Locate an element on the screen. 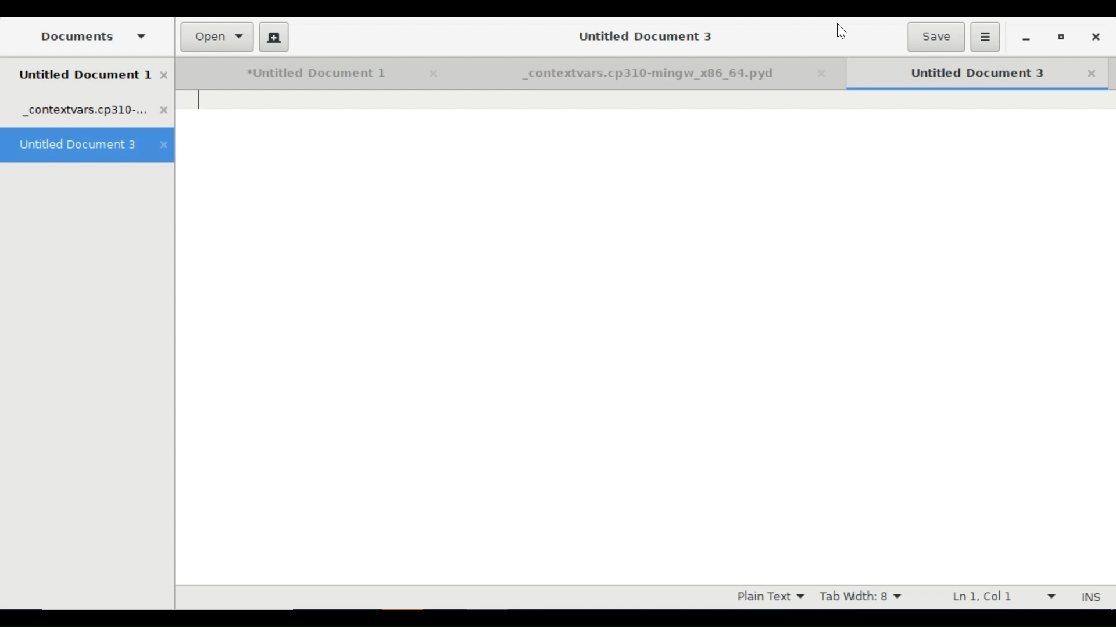 This screenshot has width=1116, height=627. Close is located at coordinates (1094, 37).